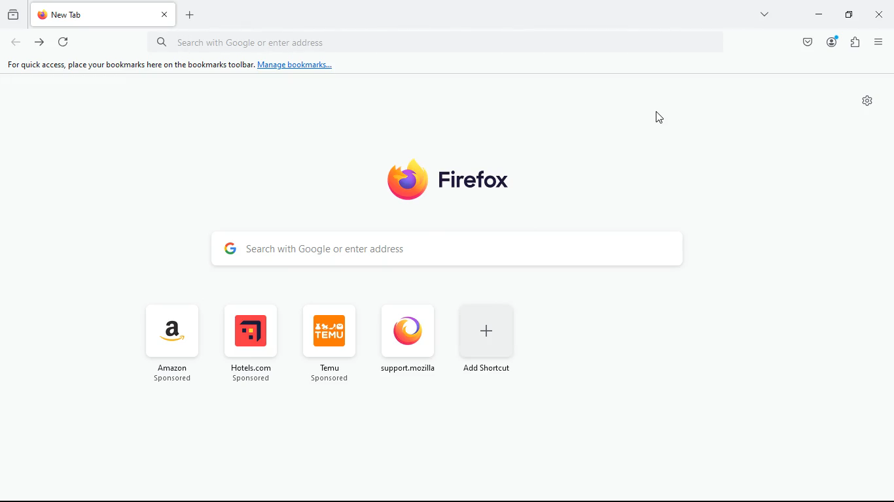 The image size is (894, 502). What do you see at coordinates (16, 43) in the screenshot?
I see `back` at bounding box center [16, 43].